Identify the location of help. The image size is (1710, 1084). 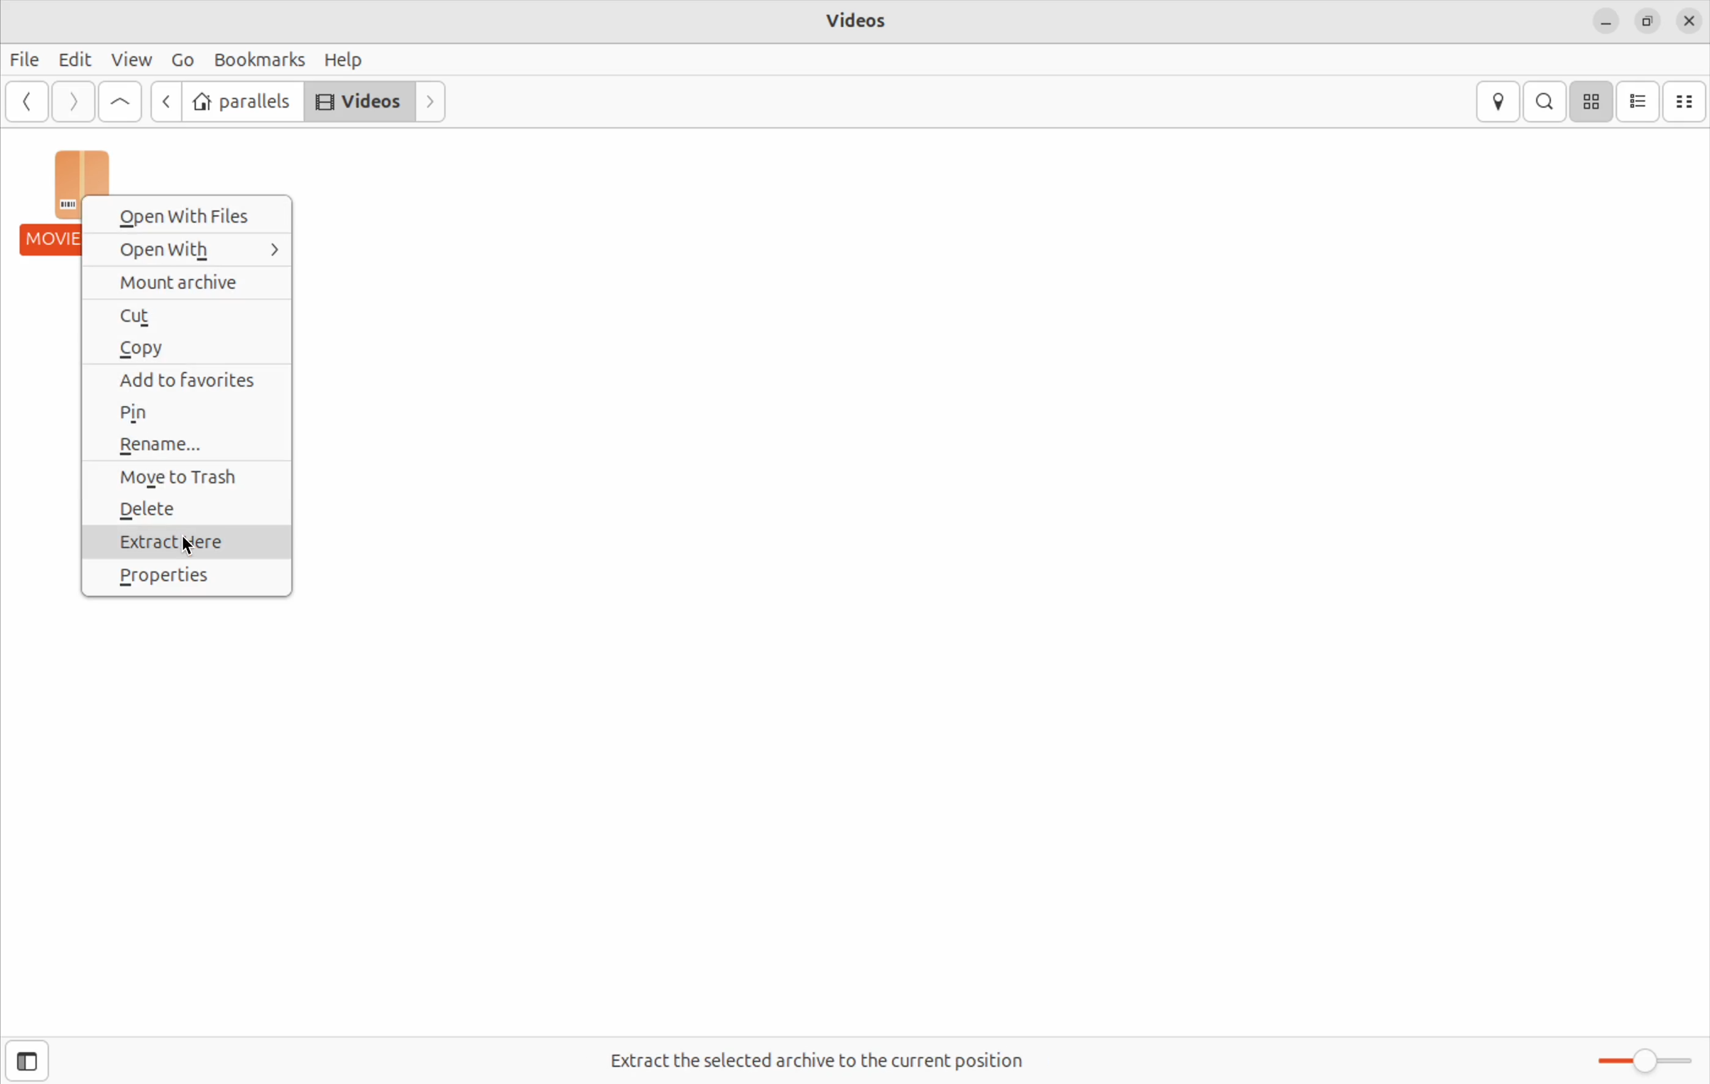
(346, 60).